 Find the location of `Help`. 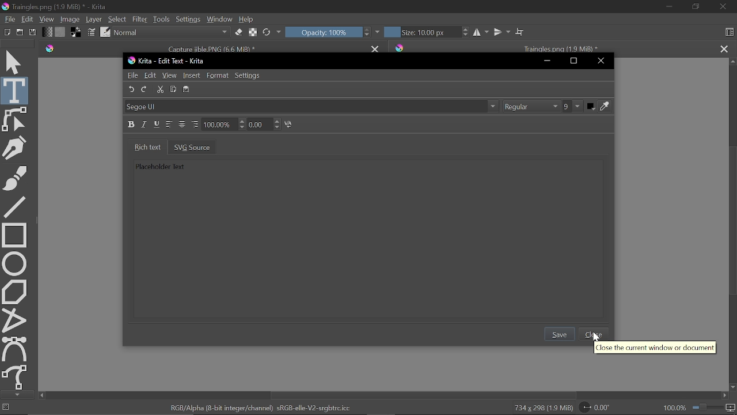

Help is located at coordinates (248, 20).